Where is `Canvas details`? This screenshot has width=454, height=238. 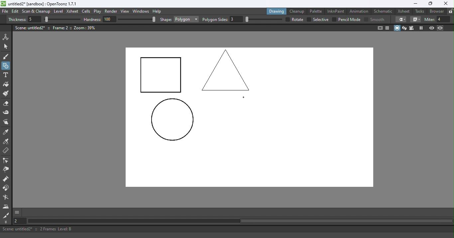
Canvas details is located at coordinates (56, 28).